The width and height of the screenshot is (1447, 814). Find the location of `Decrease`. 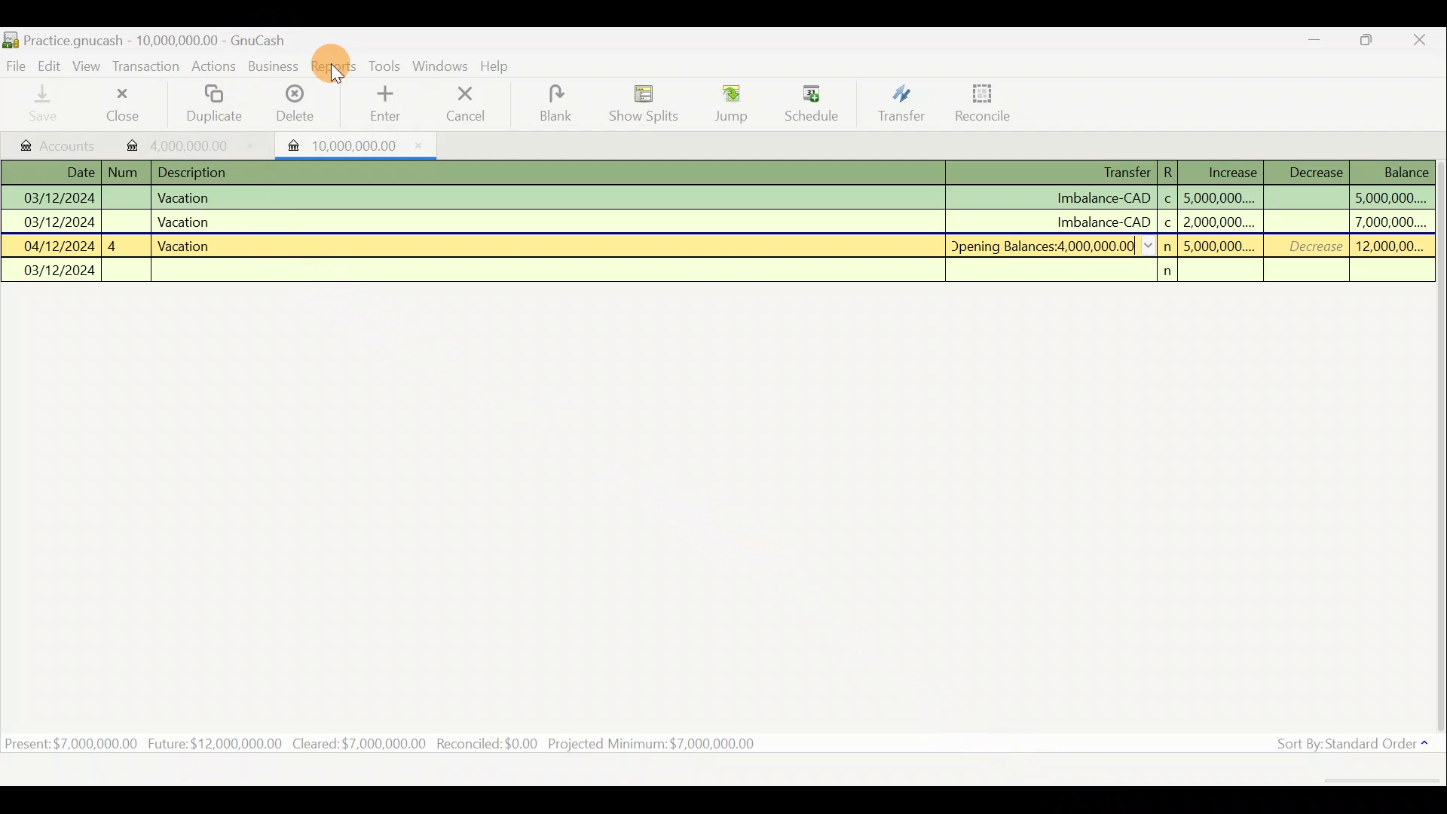

Decrease is located at coordinates (1317, 246).